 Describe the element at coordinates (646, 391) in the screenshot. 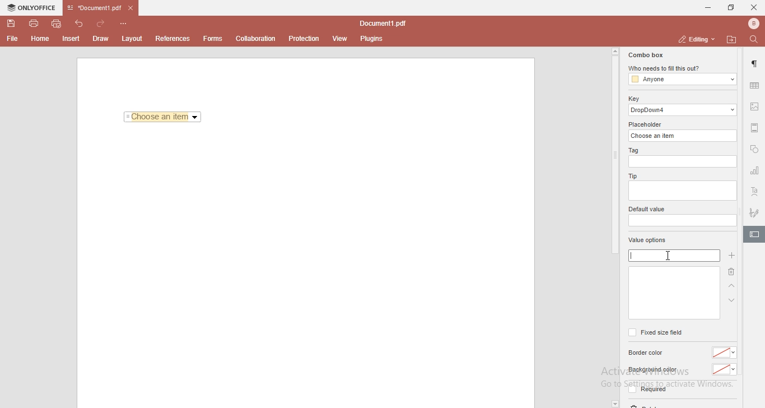

I see `required` at that location.